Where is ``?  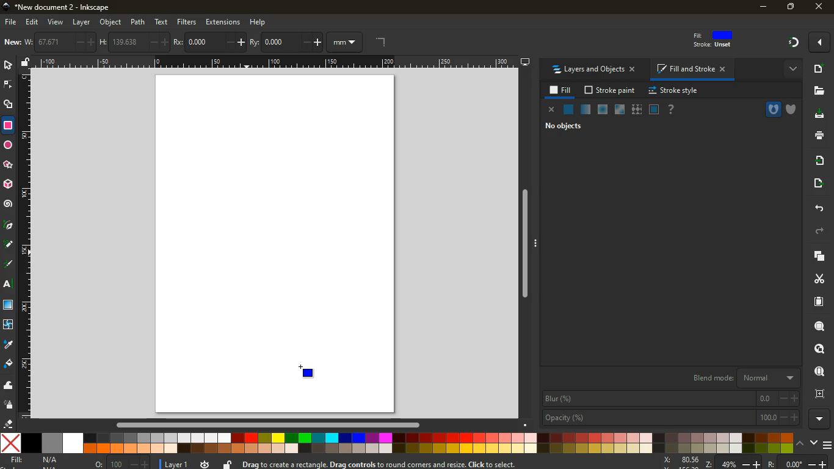  is located at coordinates (8, 147).